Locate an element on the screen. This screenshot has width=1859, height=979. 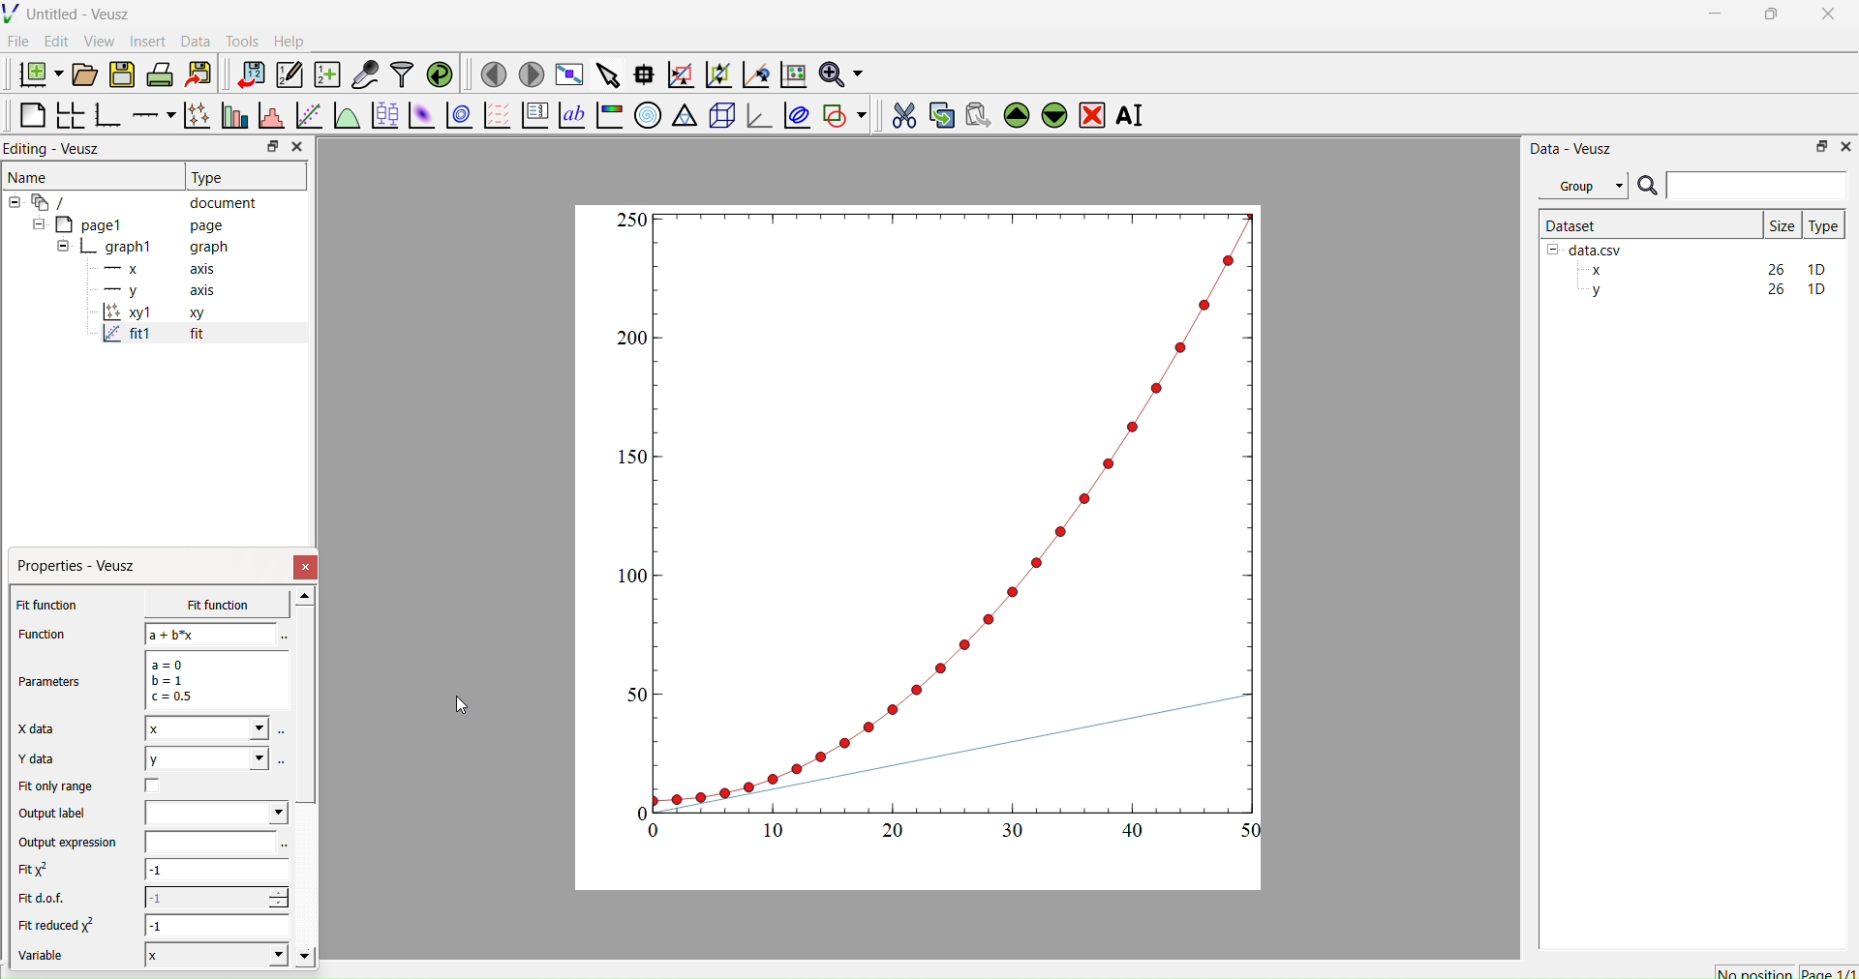
Fit reduced x^2 is located at coordinates (60, 925).